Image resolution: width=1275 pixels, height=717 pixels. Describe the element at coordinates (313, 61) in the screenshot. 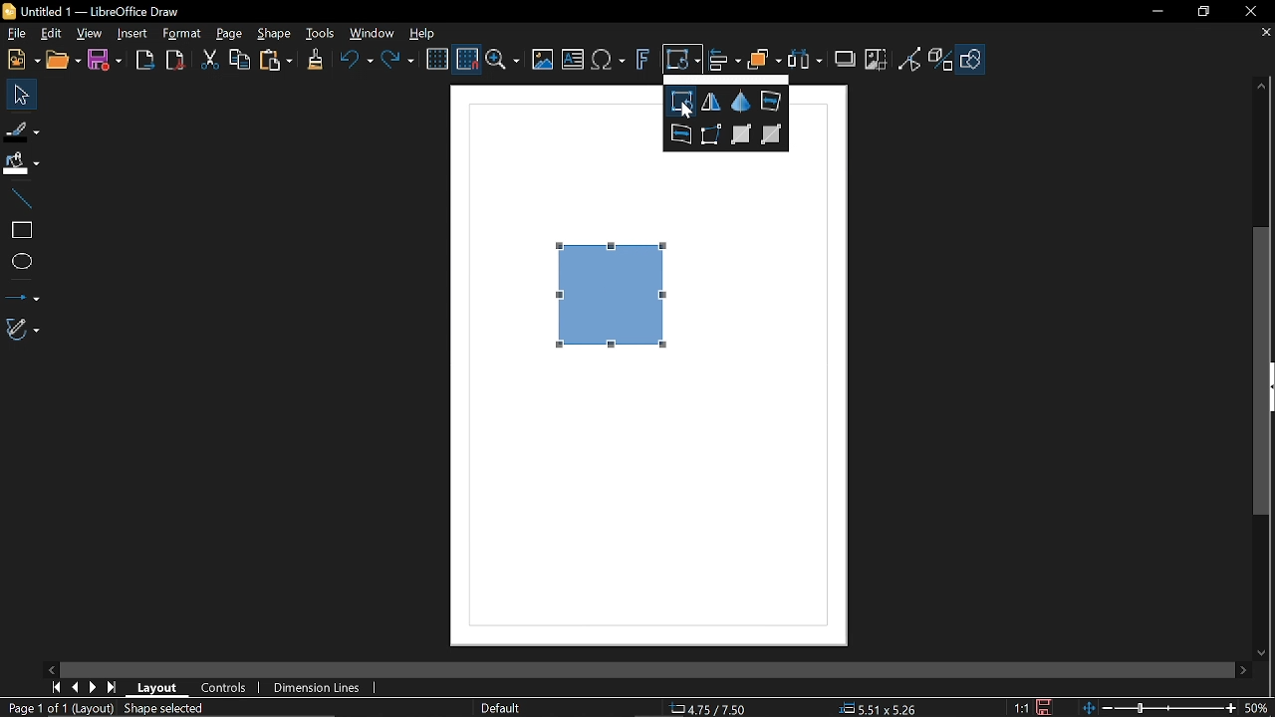

I see `Clone` at that location.